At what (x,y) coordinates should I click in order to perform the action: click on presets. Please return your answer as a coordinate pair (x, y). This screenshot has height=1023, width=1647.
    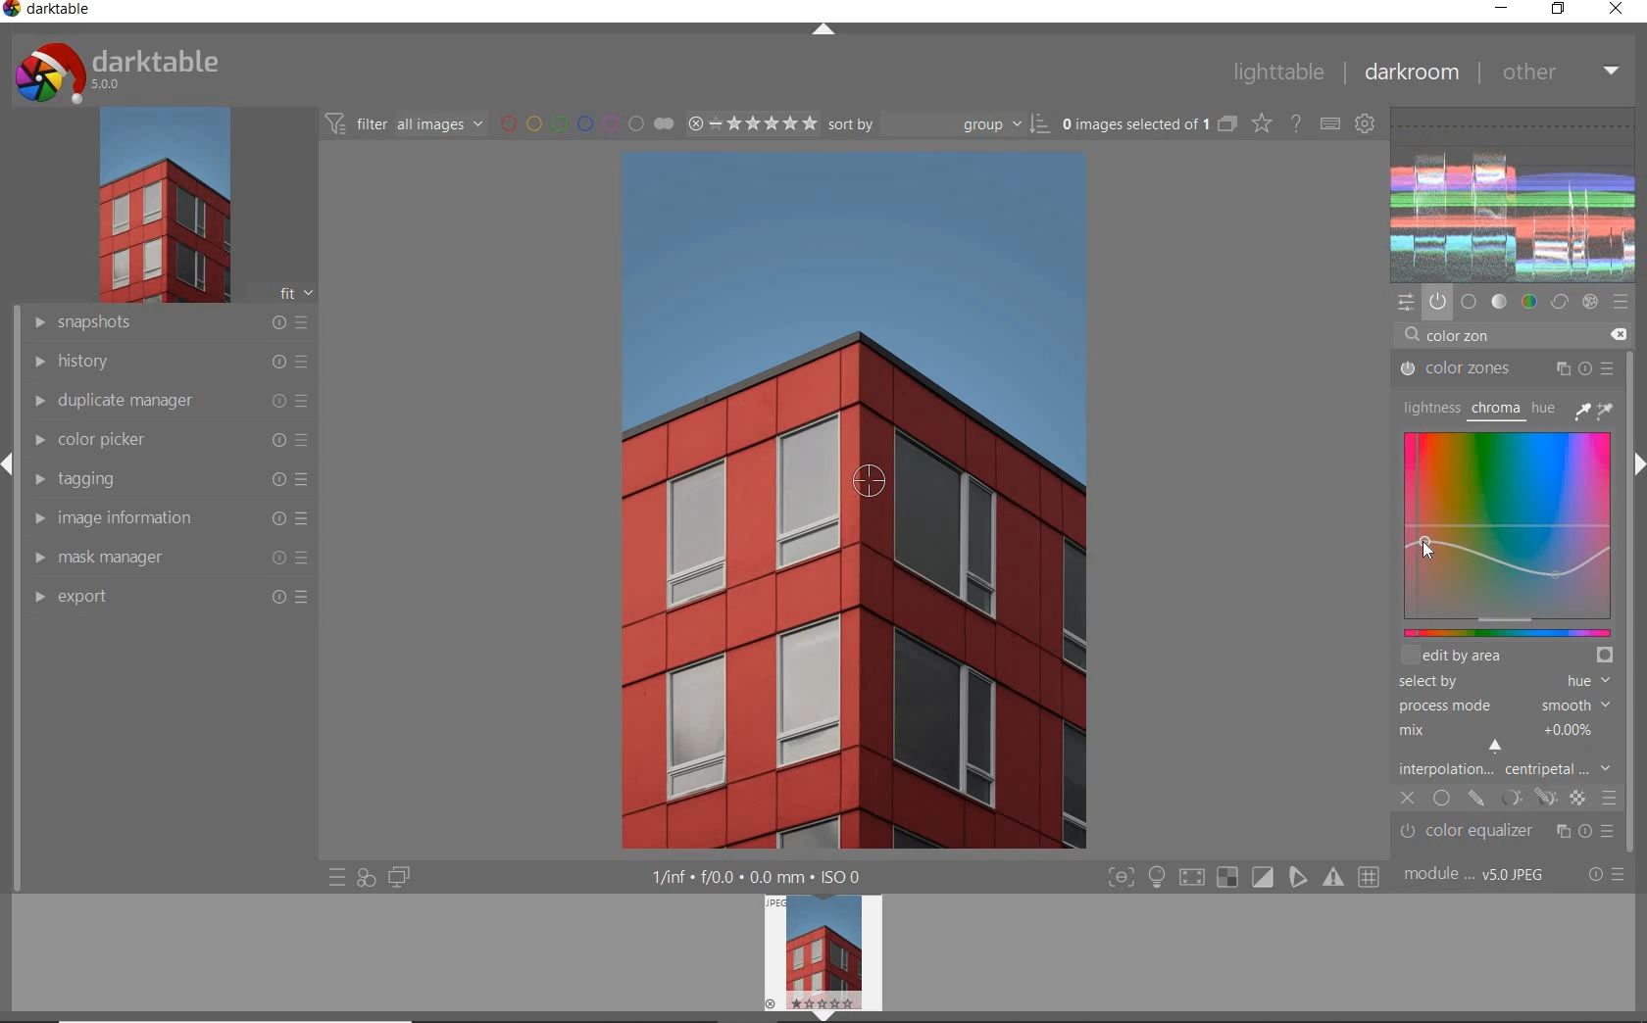
    Looking at the image, I should click on (1621, 300).